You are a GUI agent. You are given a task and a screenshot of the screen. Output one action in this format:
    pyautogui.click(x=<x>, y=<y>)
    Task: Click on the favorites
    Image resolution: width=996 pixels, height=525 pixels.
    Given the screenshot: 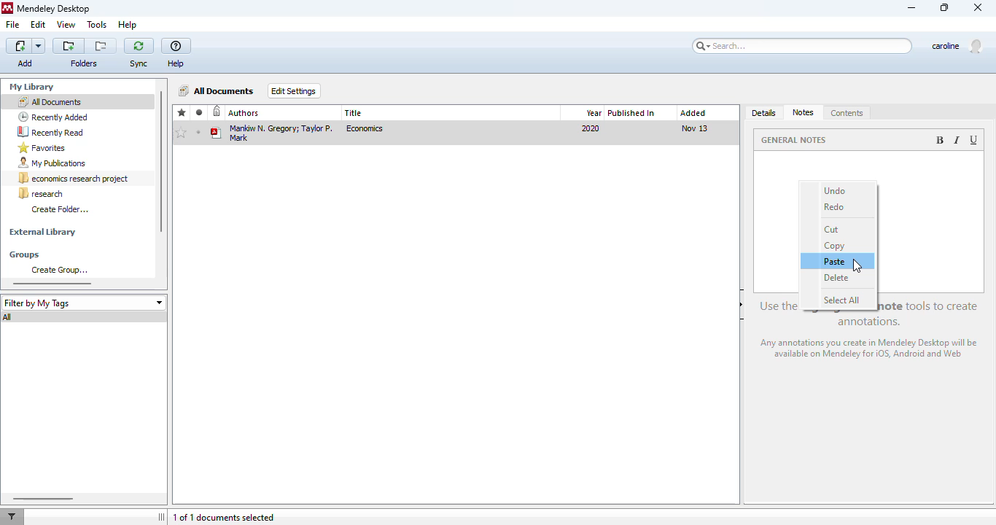 What is the action you would take?
    pyautogui.click(x=42, y=148)
    